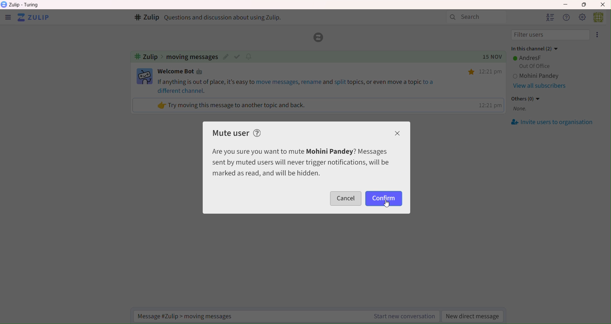  I want to click on Out Of Office, so click(533, 66).